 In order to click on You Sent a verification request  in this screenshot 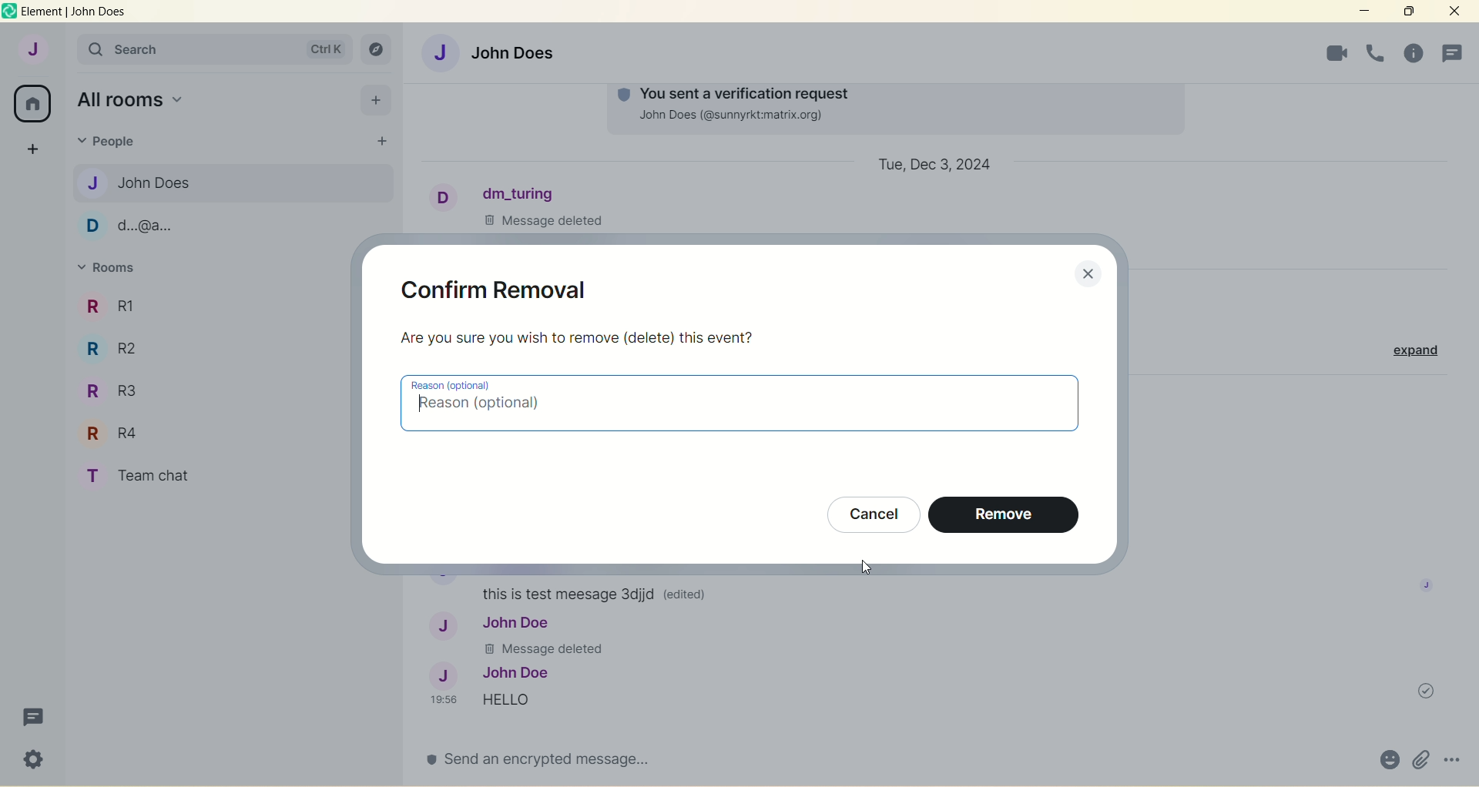, I will do `click(733, 91)`.